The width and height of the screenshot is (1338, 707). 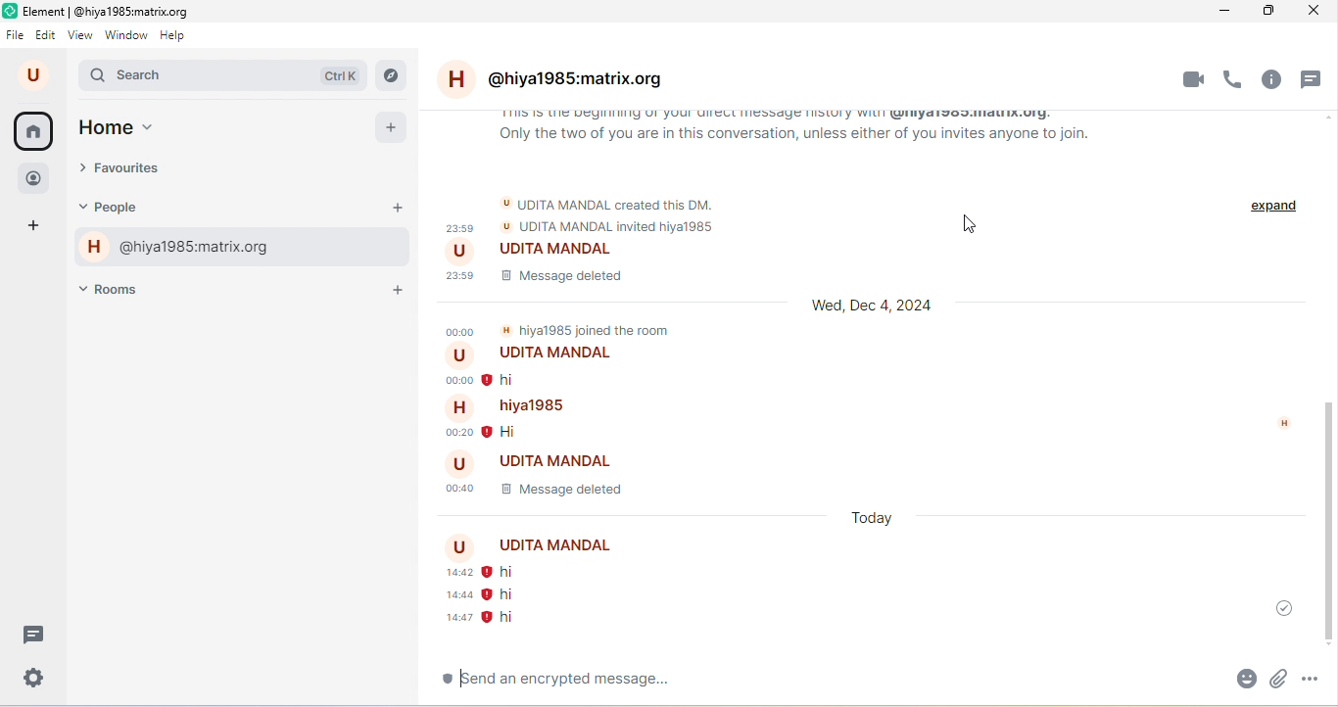 What do you see at coordinates (398, 209) in the screenshot?
I see `start a chat` at bounding box center [398, 209].